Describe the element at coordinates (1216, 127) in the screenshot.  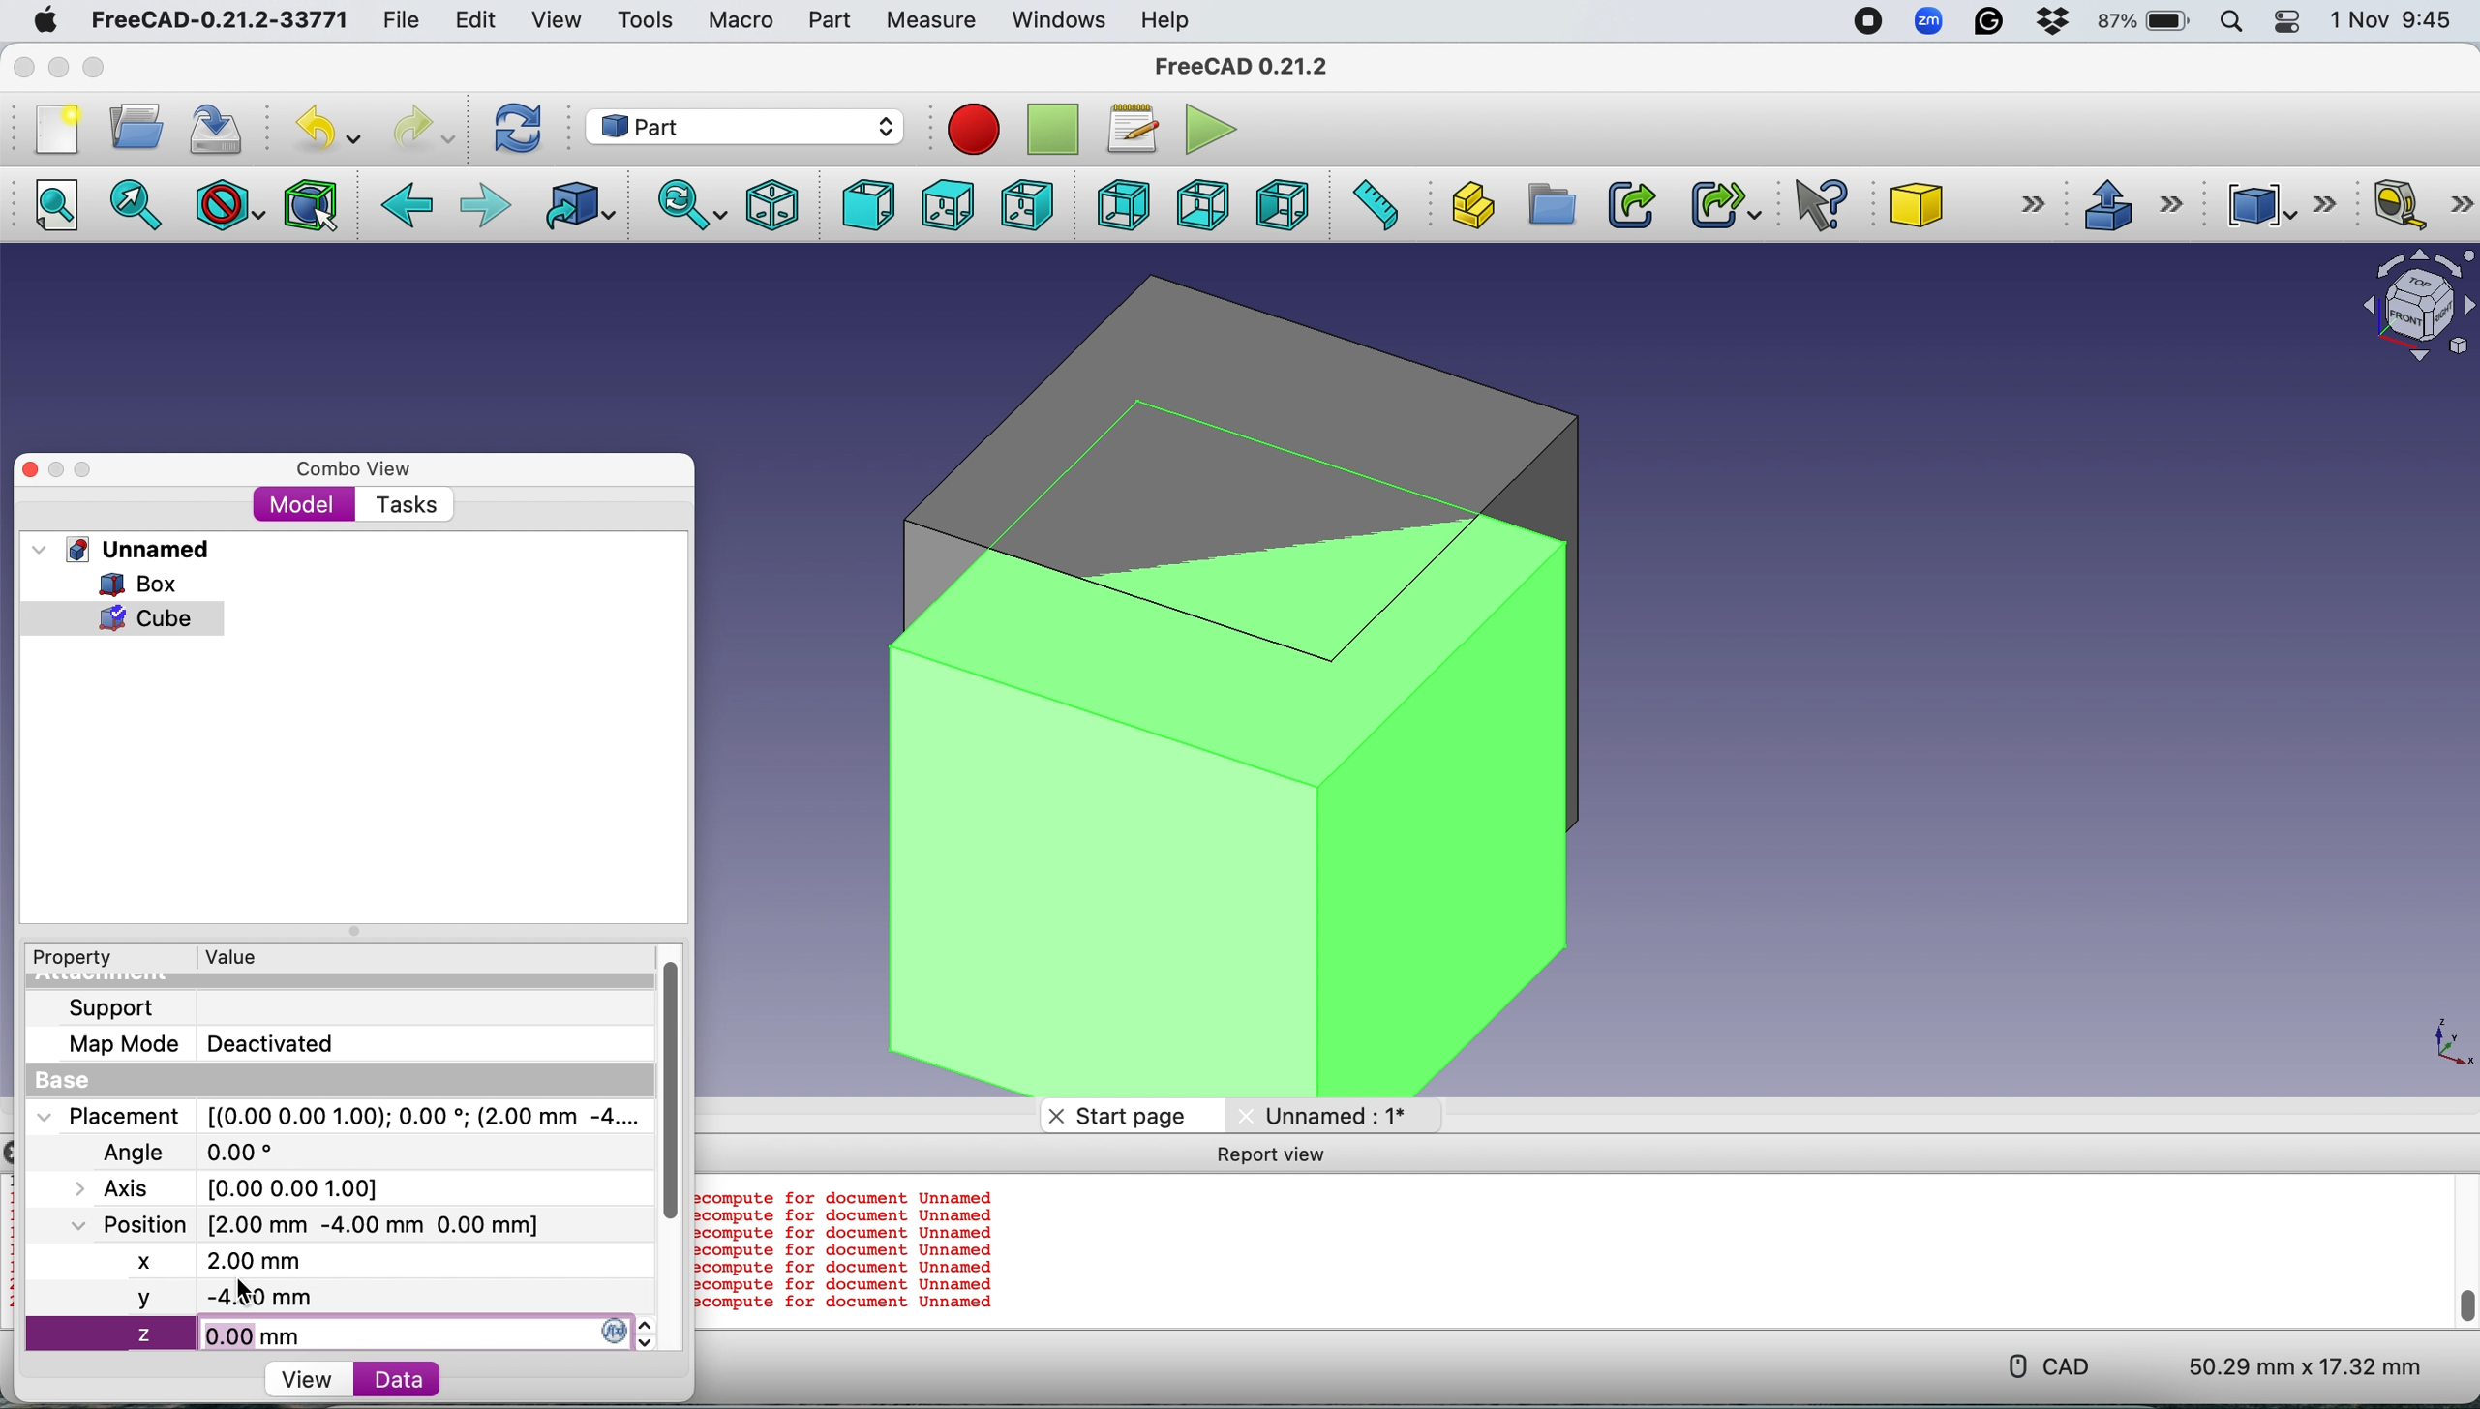
I see `Execute macros` at that location.